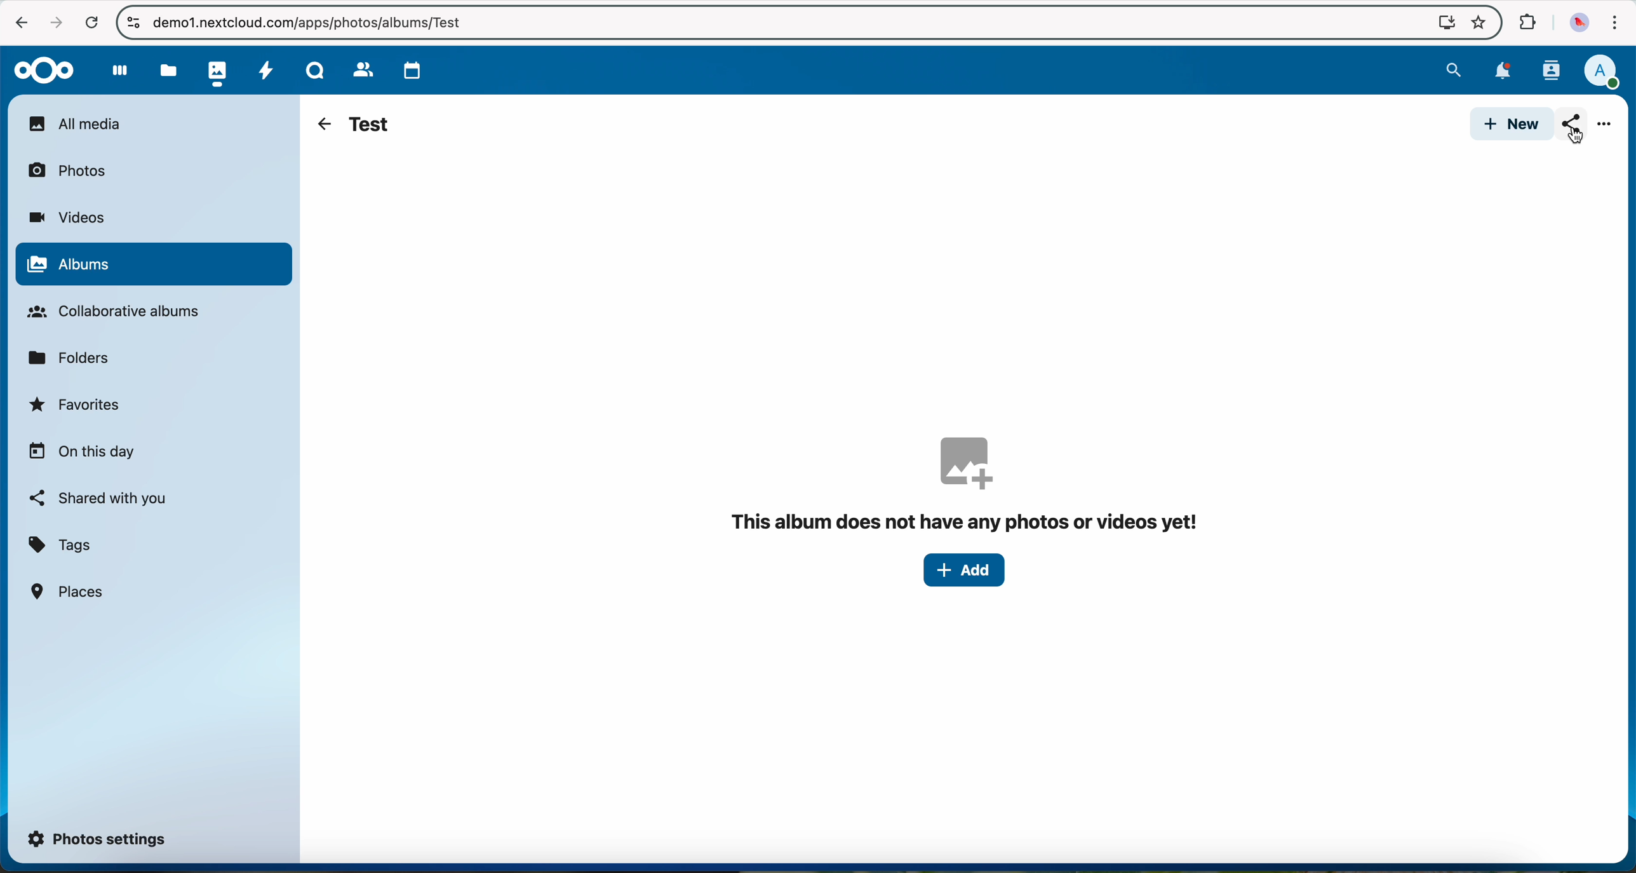 This screenshot has width=1636, height=873. What do you see at coordinates (1548, 71) in the screenshot?
I see `contacts` at bounding box center [1548, 71].